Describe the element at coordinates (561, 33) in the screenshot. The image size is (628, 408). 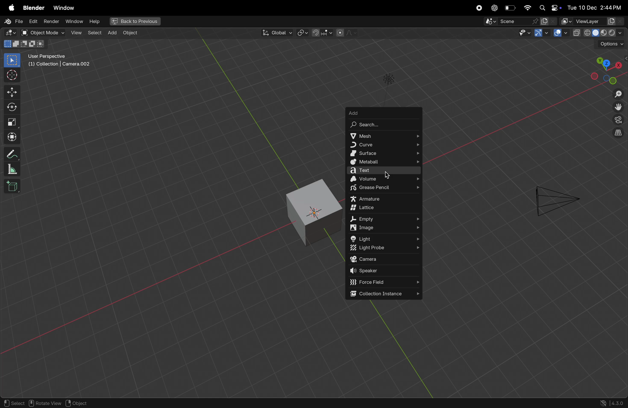
I see `` at that location.